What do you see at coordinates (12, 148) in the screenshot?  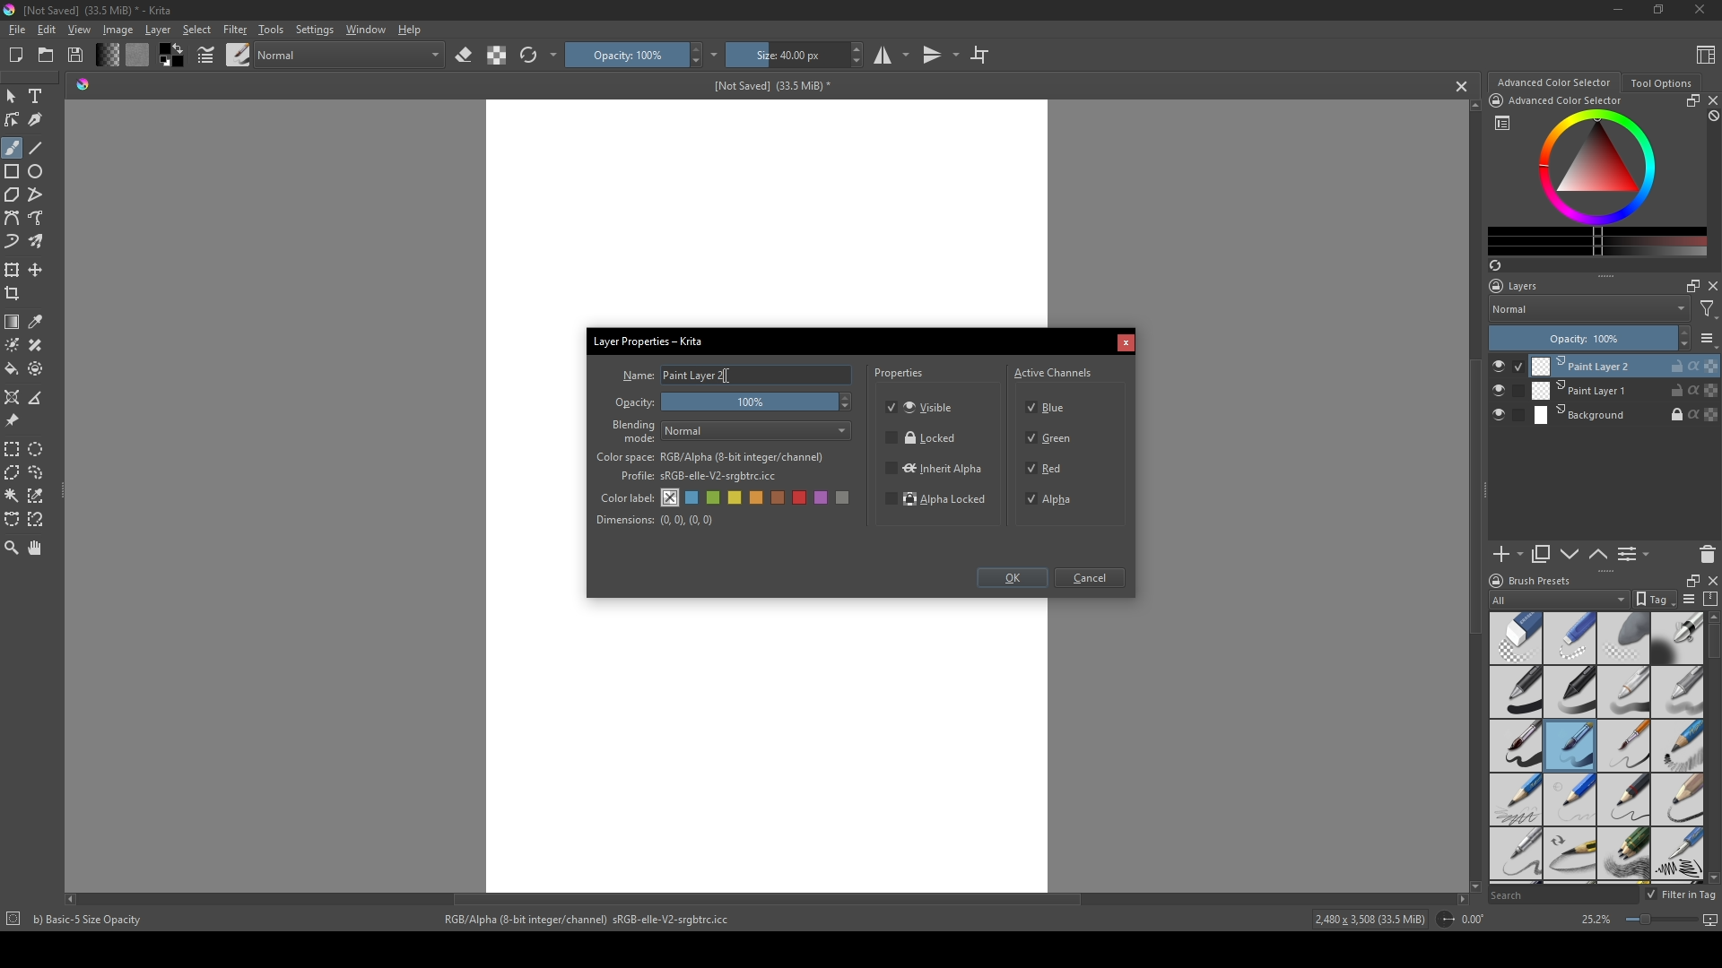 I see `brush` at bounding box center [12, 148].